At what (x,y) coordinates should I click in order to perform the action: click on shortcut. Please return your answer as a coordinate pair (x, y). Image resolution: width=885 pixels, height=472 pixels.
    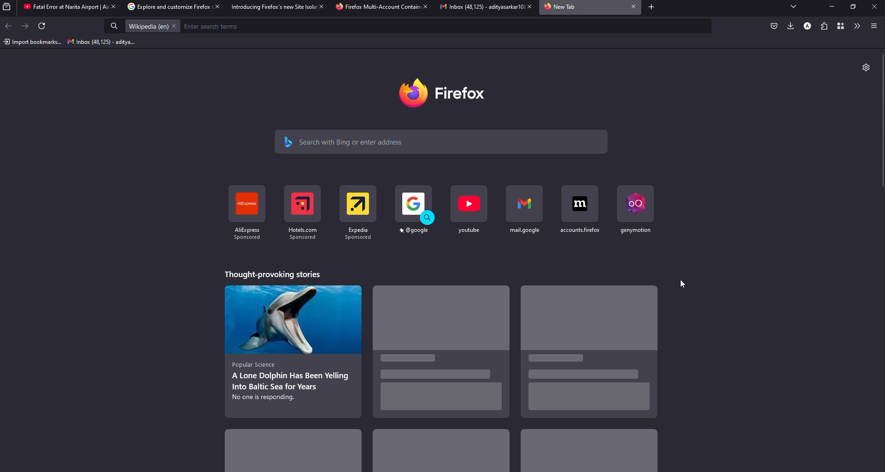
    Looking at the image, I should click on (579, 209).